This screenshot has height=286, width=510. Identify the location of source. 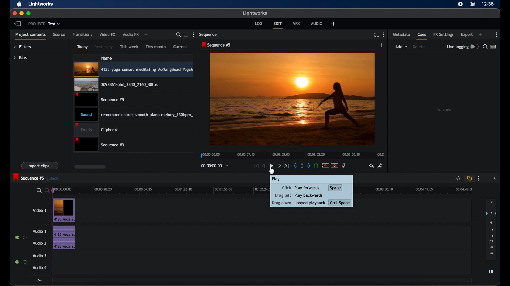
(59, 35).